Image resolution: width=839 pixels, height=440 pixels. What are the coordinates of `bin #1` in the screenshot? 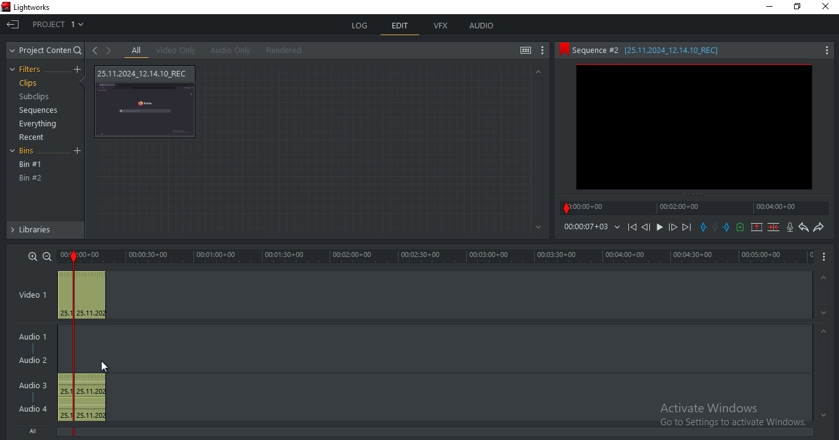 It's located at (31, 165).